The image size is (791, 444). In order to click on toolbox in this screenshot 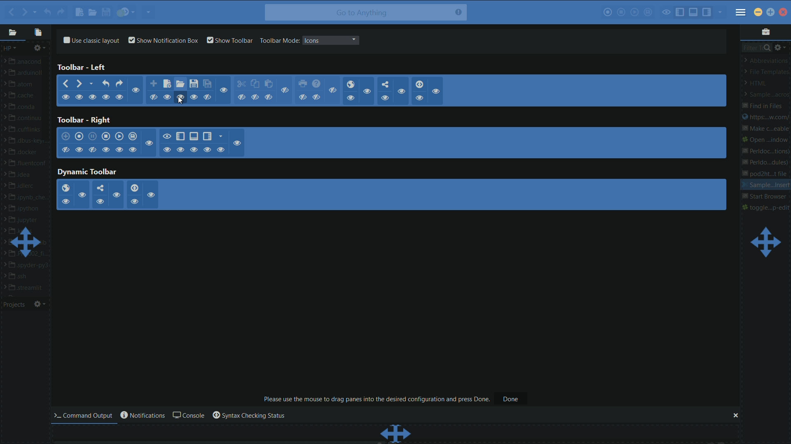, I will do `click(765, 31)`.